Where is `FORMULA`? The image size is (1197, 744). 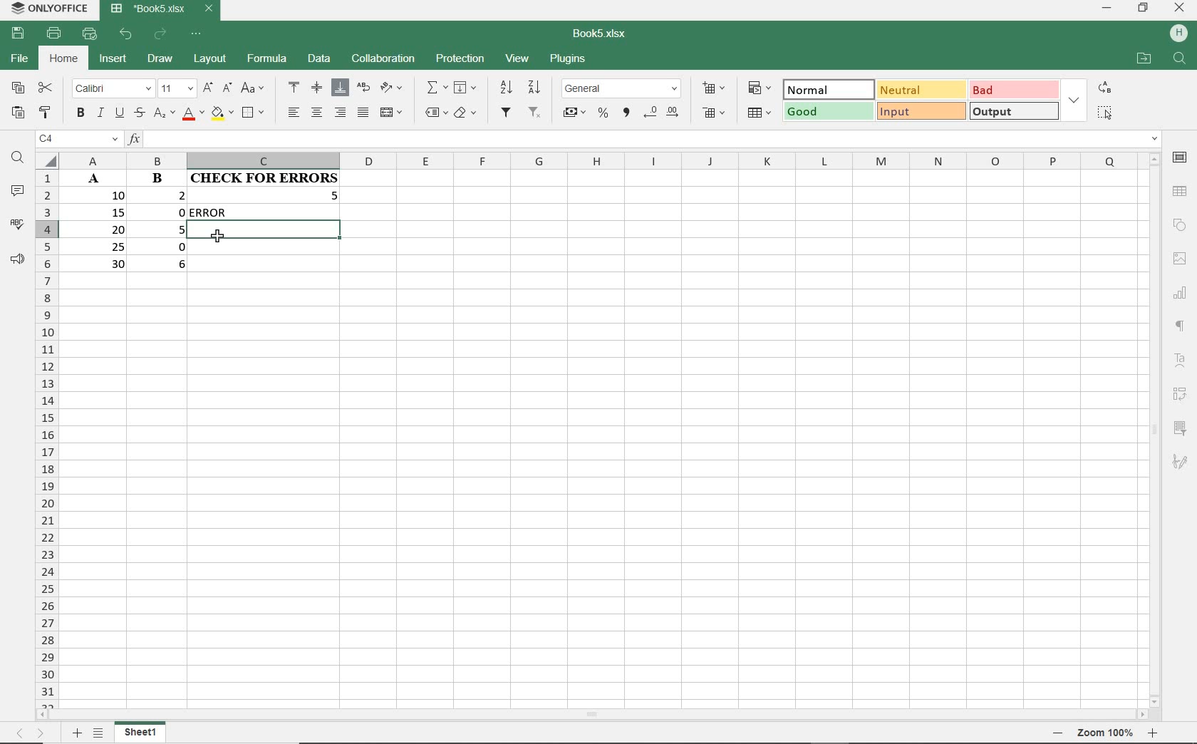 FORMULA is located at coordinates (266, 61).